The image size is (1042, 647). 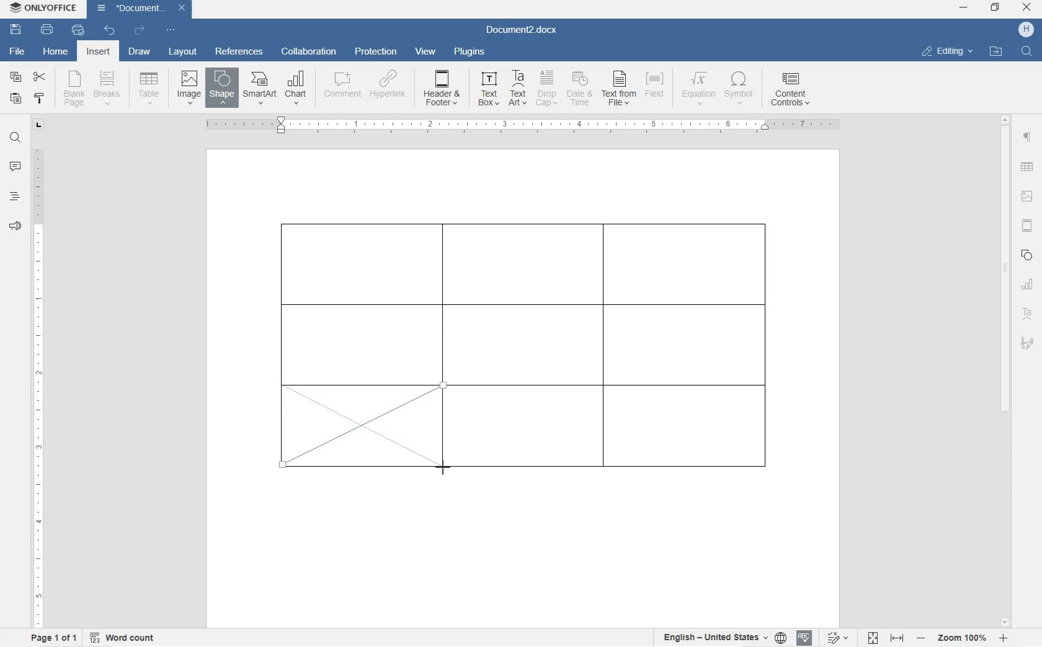 I want to click on layout, so click(x=184, y=52).